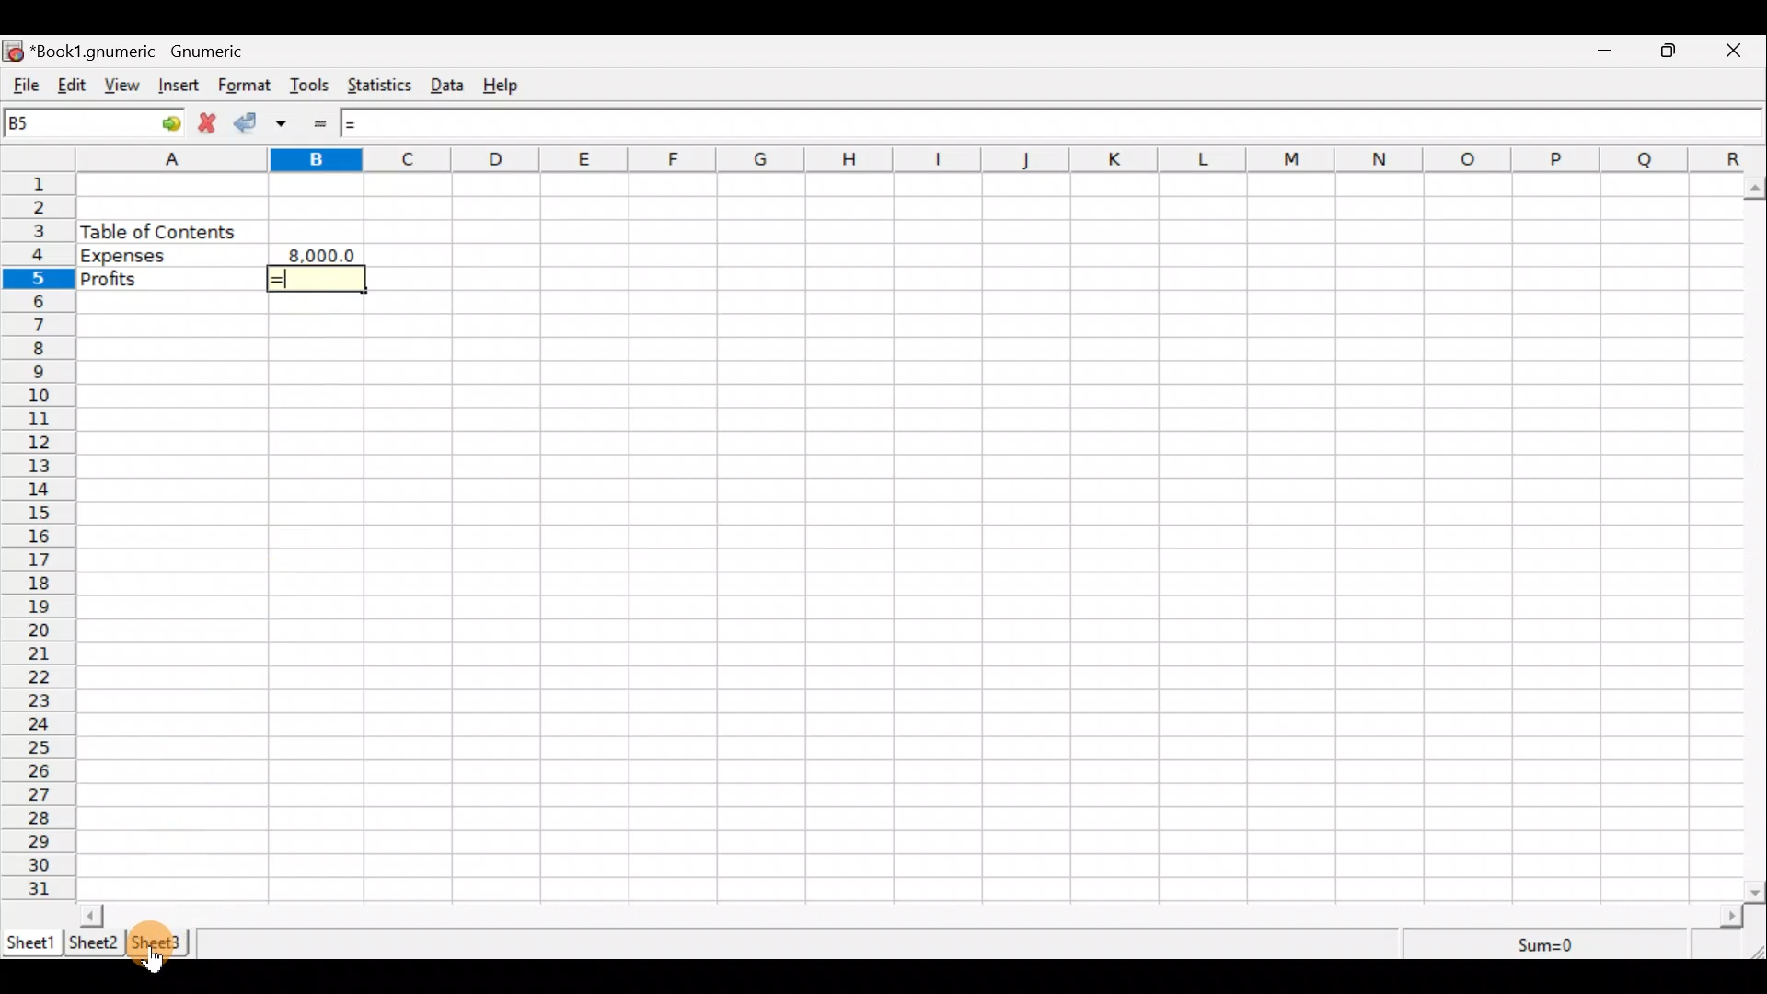  Describe the element at coordinates (912, 915) in the screenshot. I see `Scroll bar` at that location.